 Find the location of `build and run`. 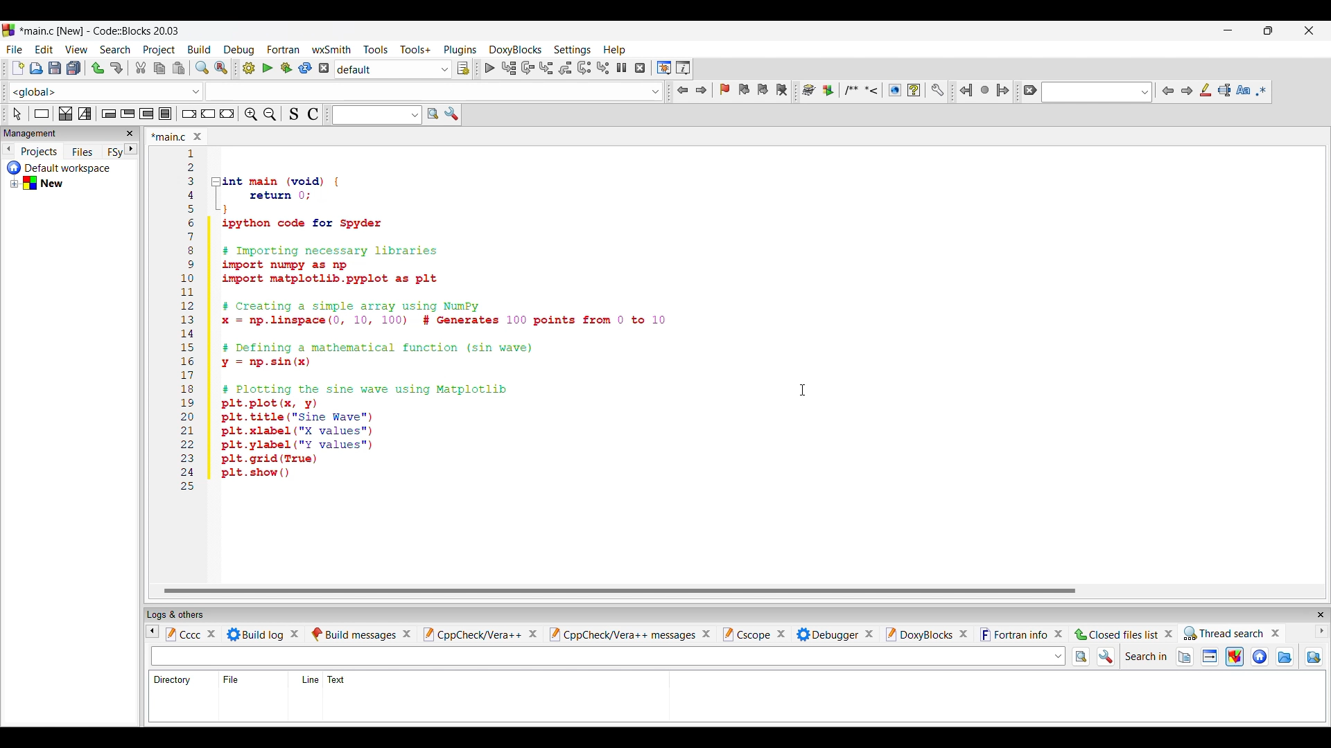

build and run is located at coordinates (286, 69).